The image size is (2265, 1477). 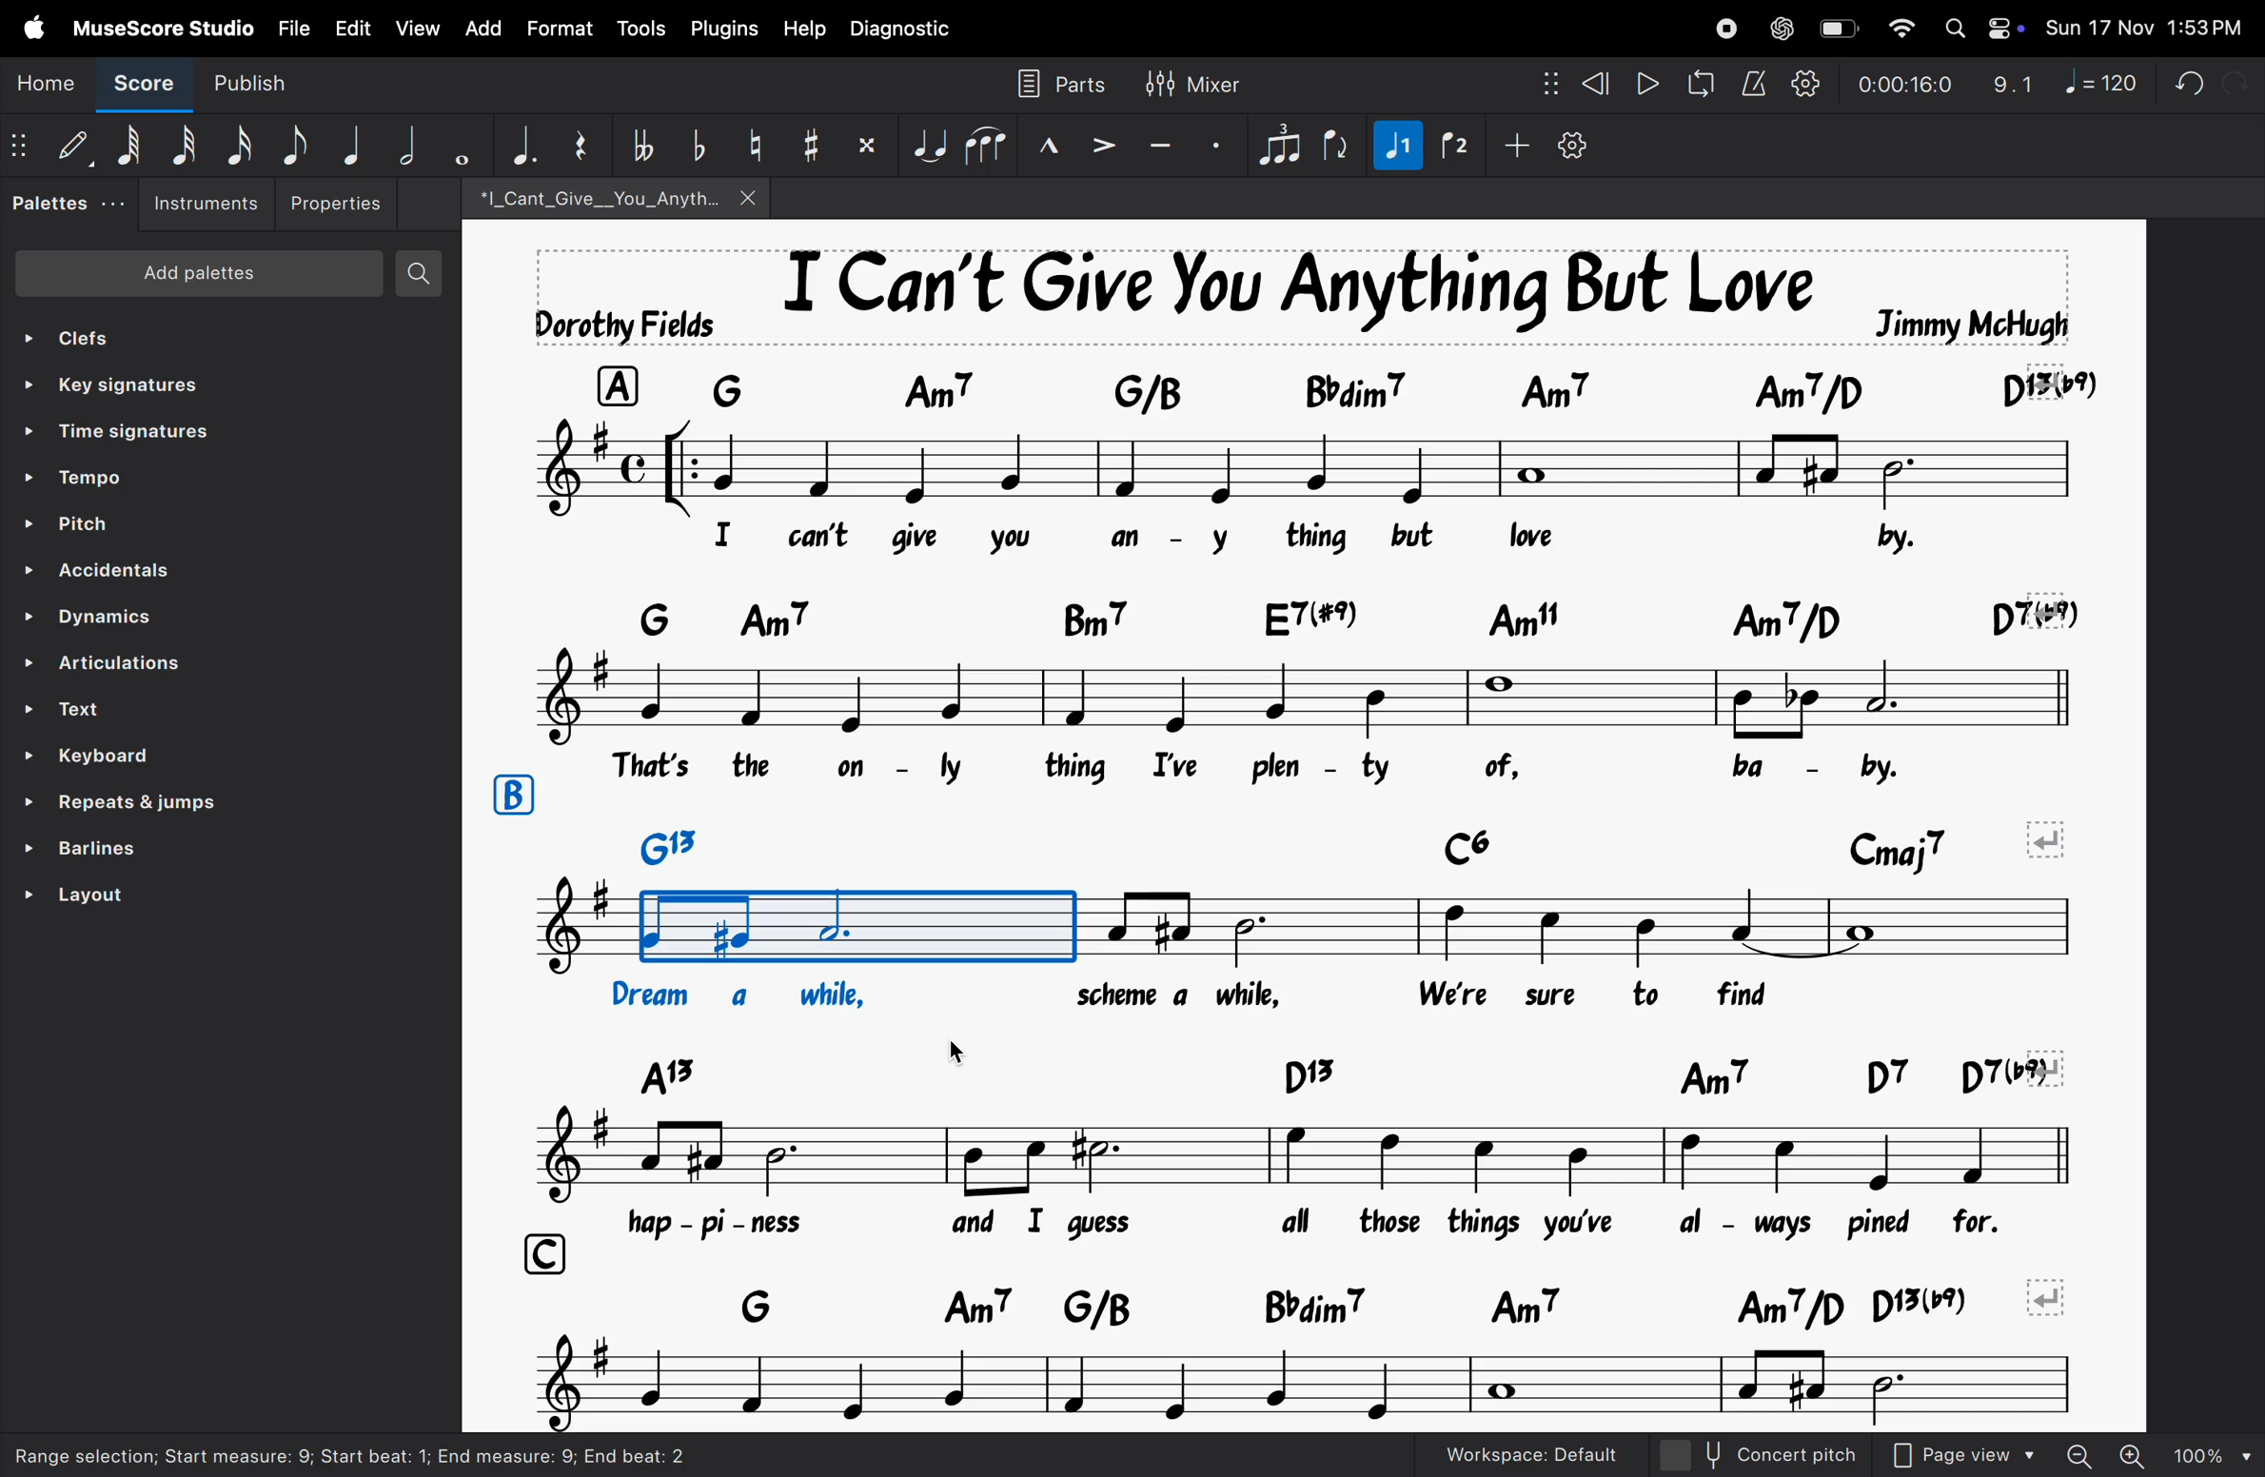 I want to click on playback settings, so click(x=1804, y=79).